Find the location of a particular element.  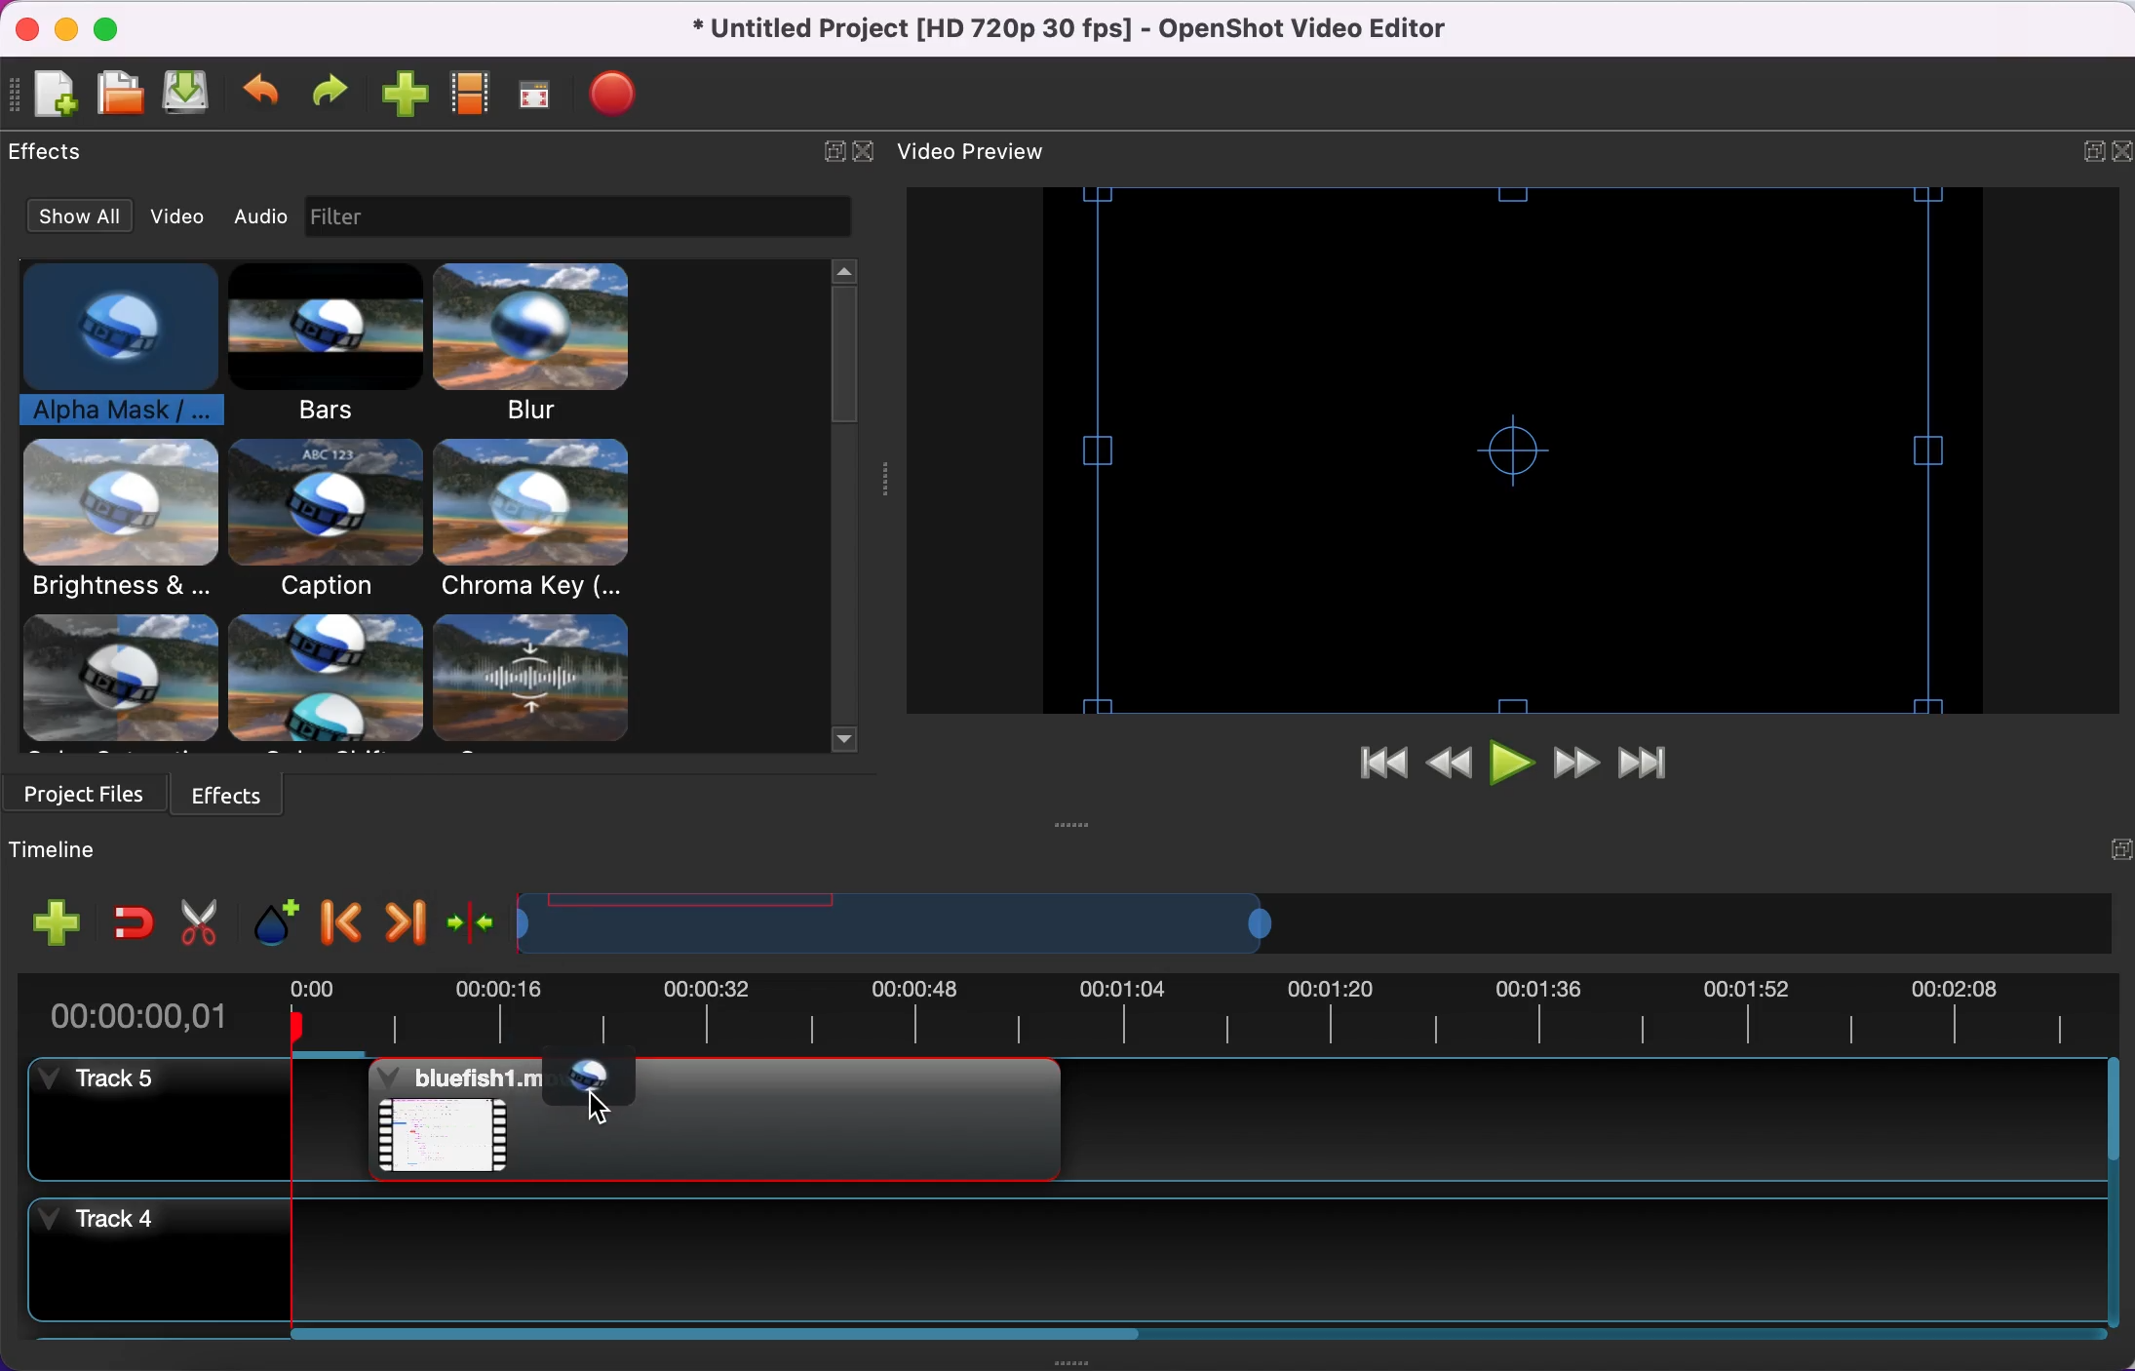

full screen is located at coordinates (536, 98).